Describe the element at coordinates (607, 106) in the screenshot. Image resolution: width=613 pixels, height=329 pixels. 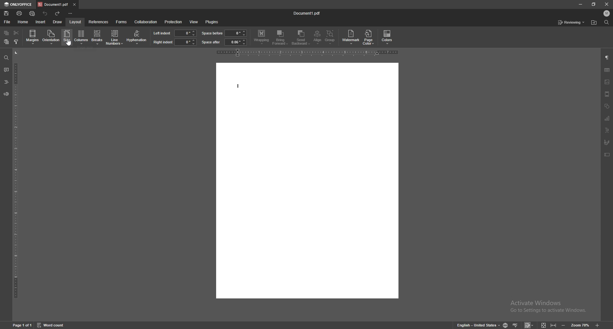
I see `shapes` at that location.